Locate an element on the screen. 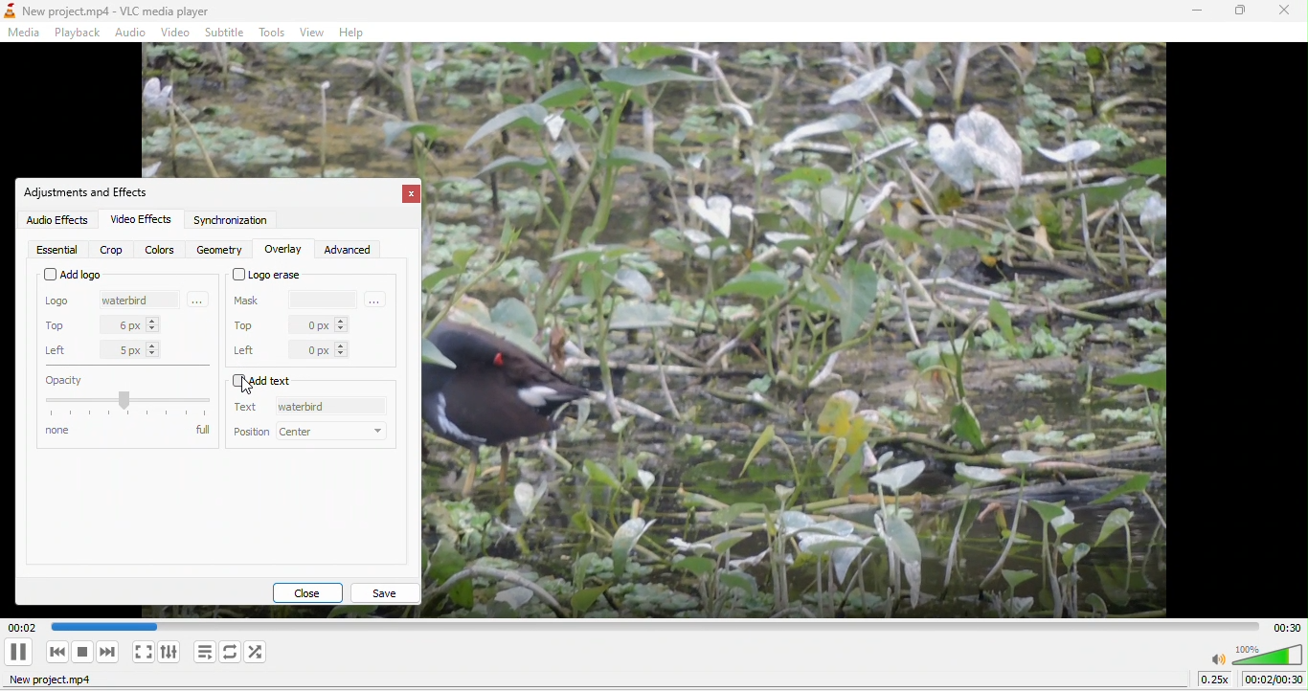  next media is located at coordinates (110, 652).